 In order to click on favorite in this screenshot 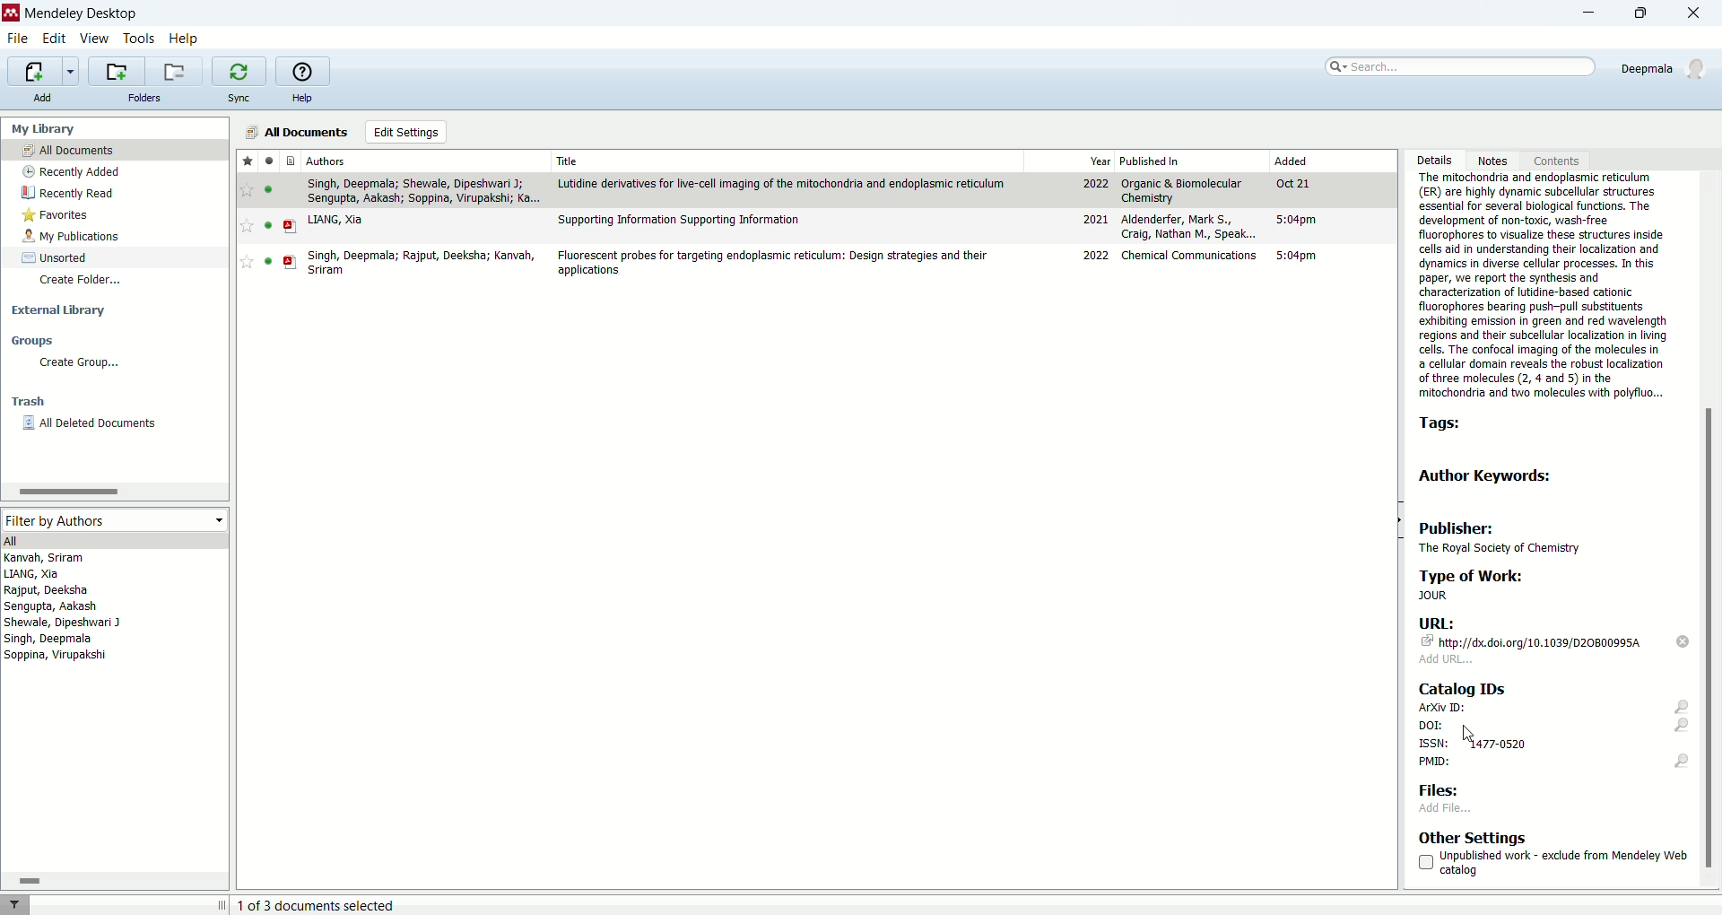, I will do `click(247, 226)`.